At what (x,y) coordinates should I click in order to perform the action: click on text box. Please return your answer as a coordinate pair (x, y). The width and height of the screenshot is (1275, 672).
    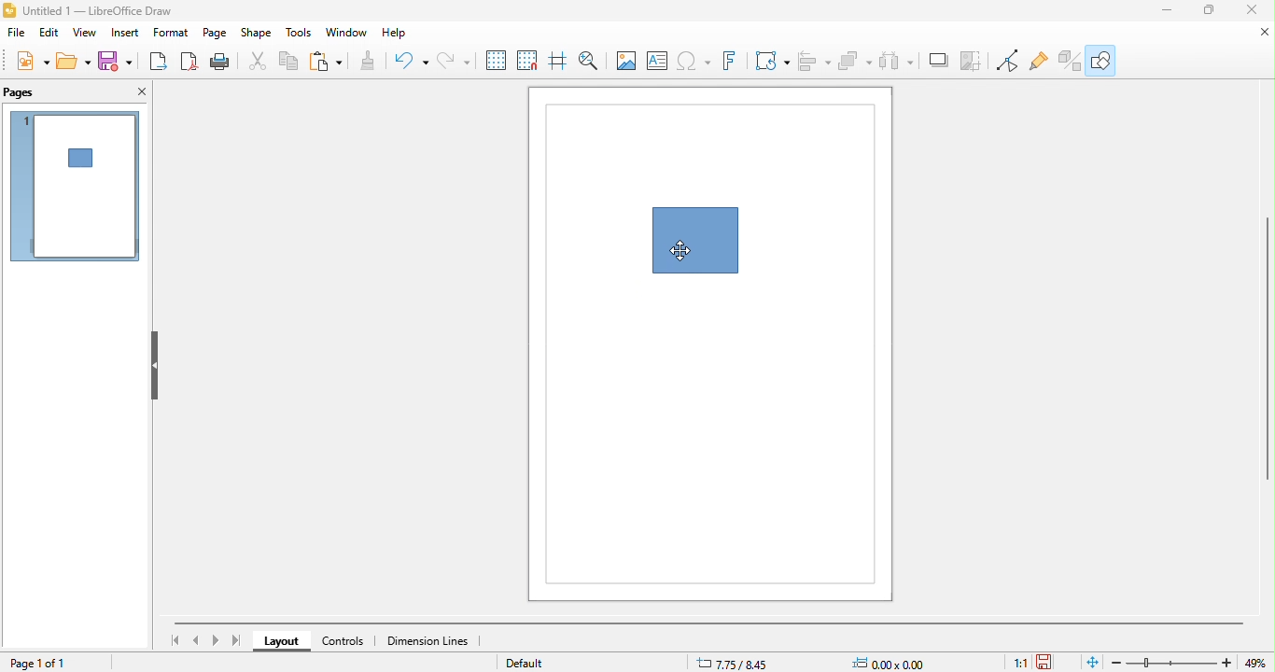
    Looking at the image, I should click on (657, 62).